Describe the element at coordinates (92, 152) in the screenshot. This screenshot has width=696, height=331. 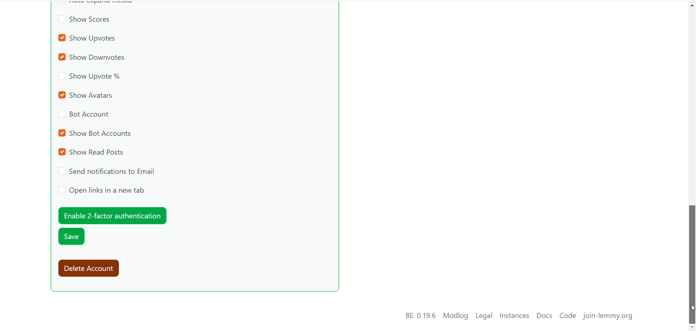
I see `show read posts` at that location.